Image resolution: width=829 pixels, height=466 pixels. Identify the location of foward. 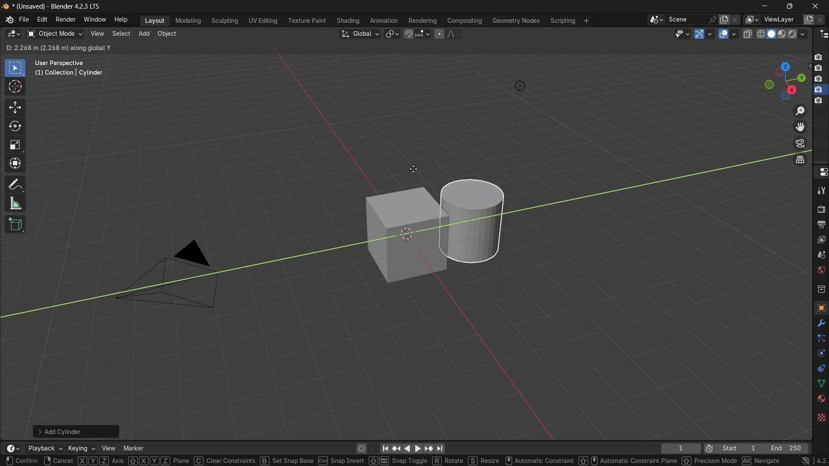
(418, 448).